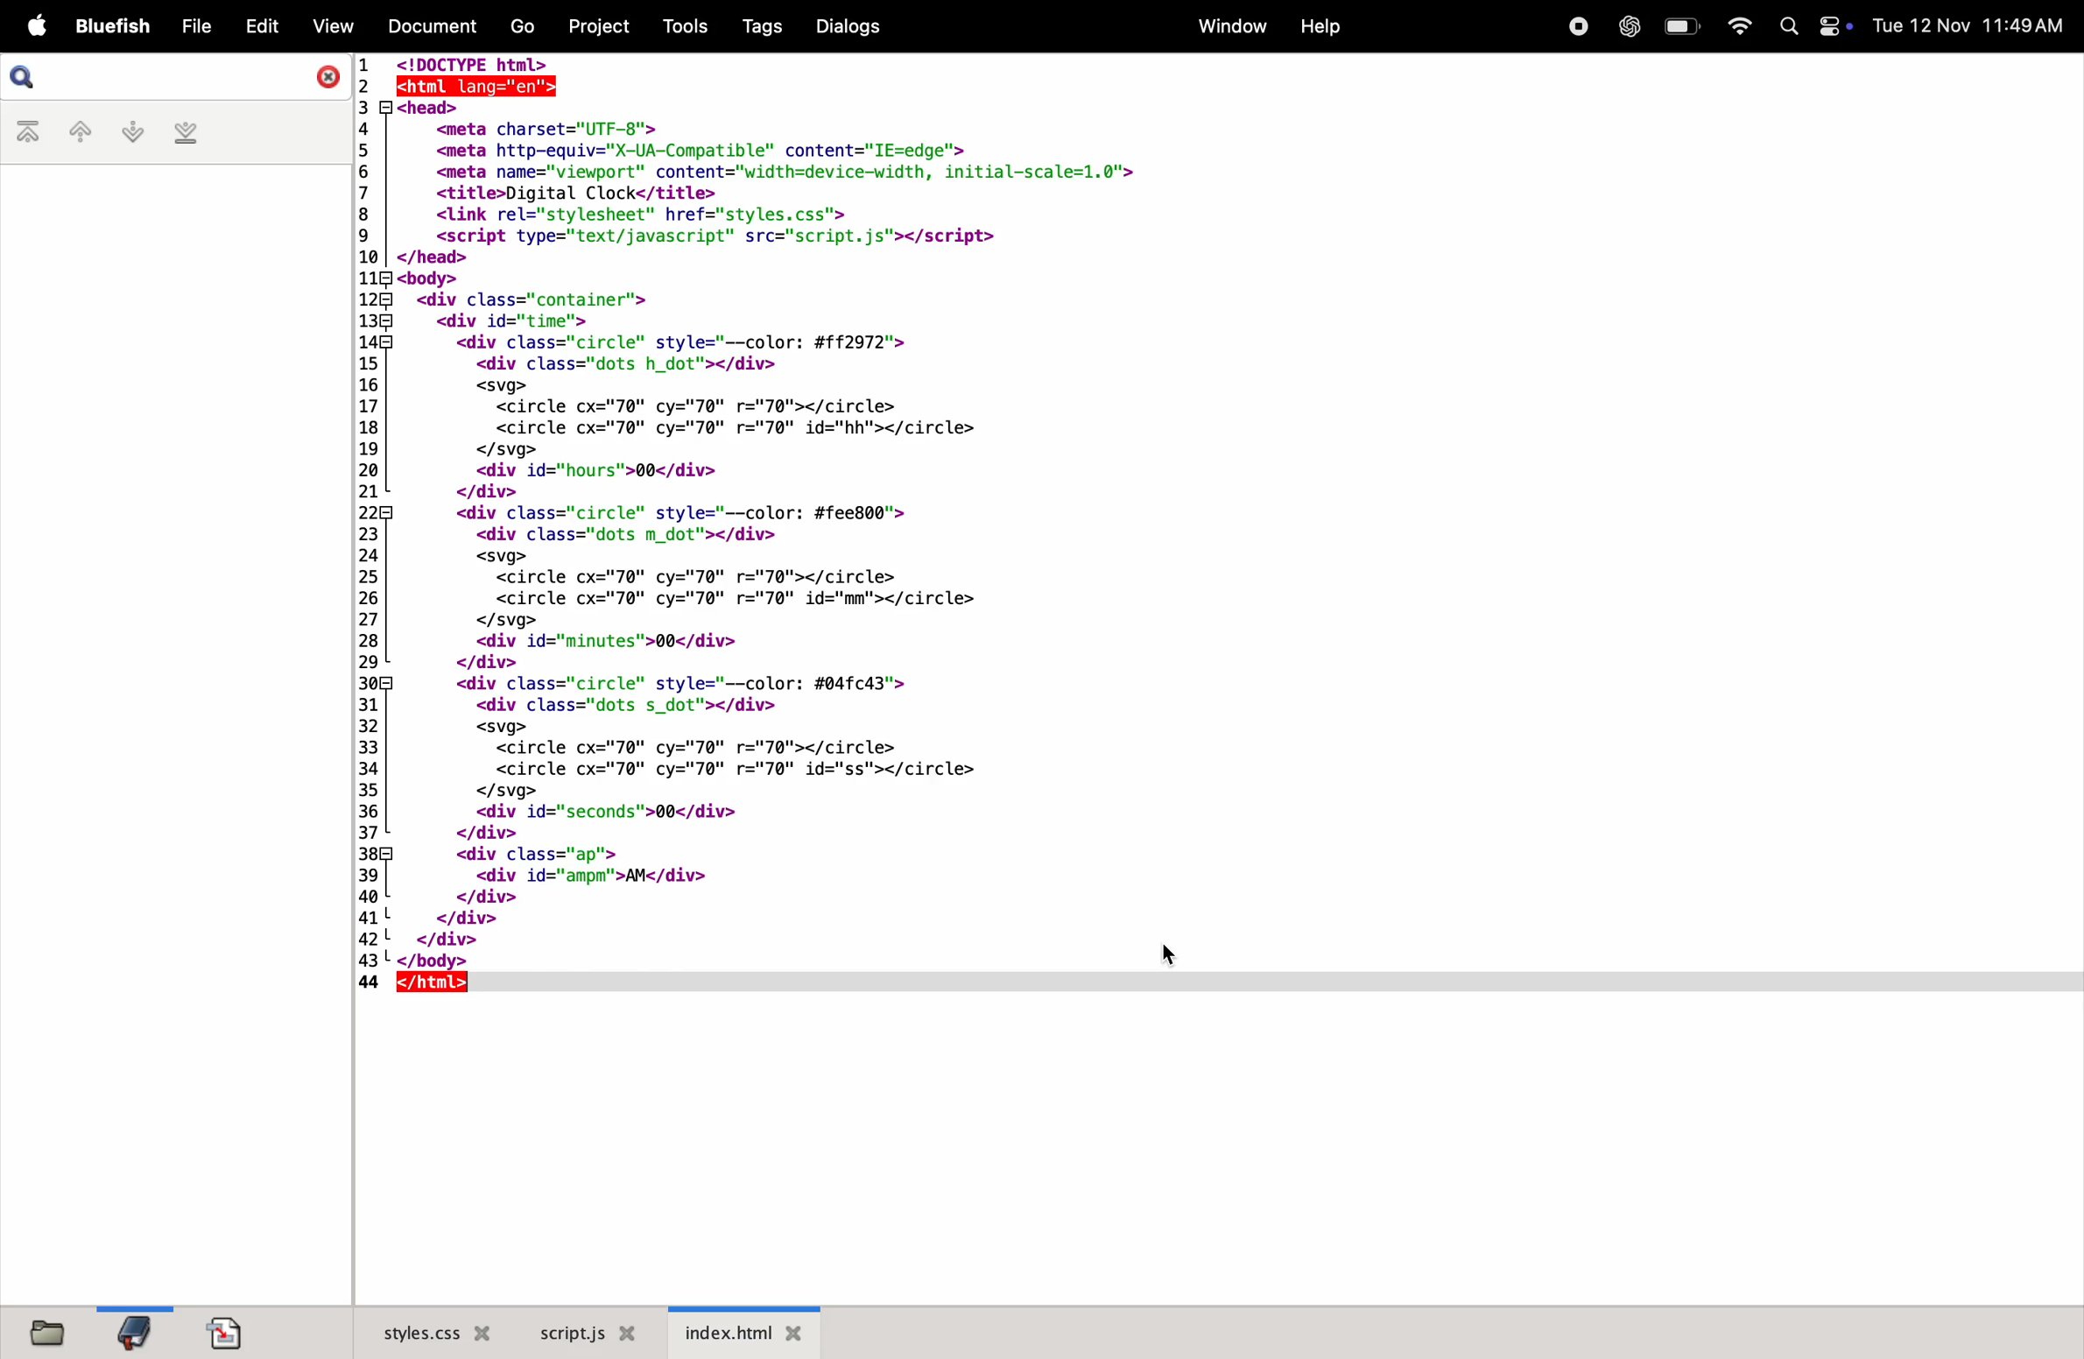  I want to click on tags, so click(766, 25).